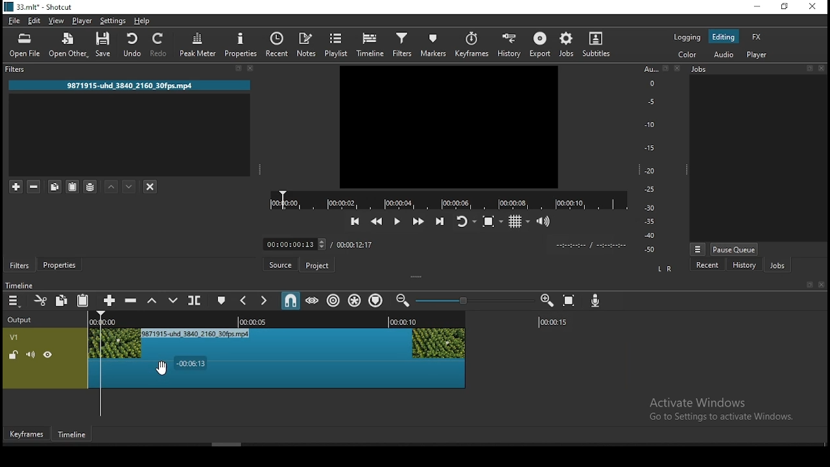  What do you see at coordinates (40, 300) in the screenshot?
I see `cut` at bounding box center [40, 300].